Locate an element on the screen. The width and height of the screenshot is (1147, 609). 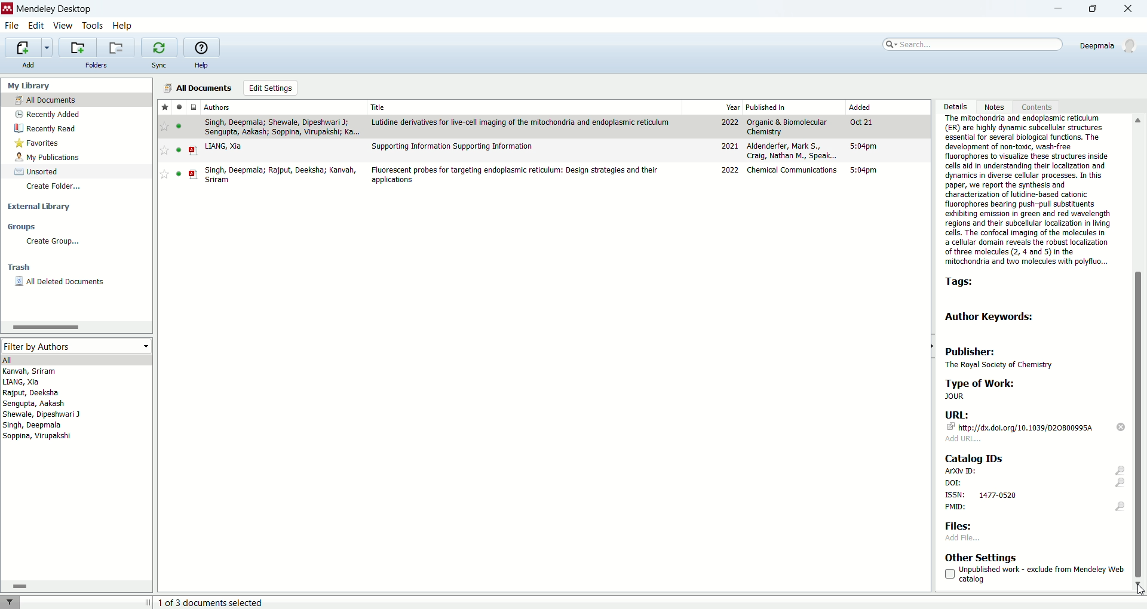
add is located at coordinates (27, 64).